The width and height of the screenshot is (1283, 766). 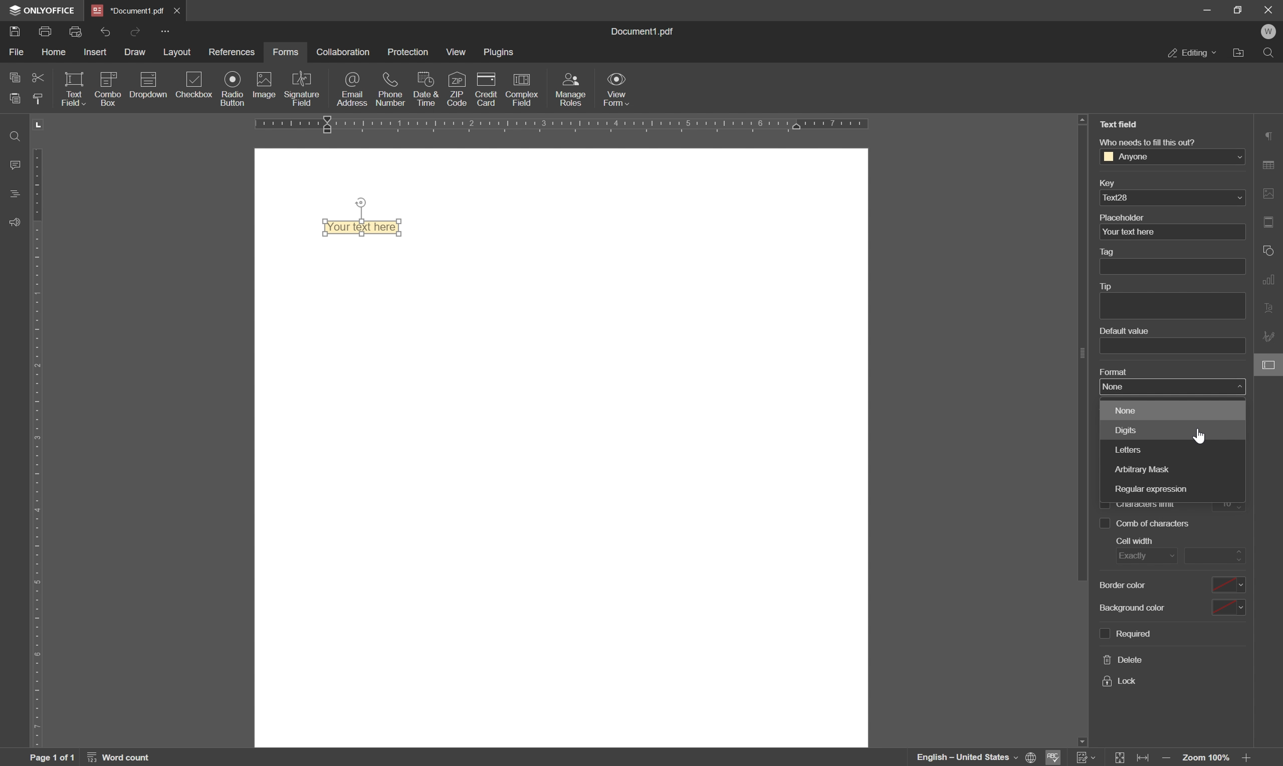 What do you see at coordinates (1145, 524) in the screenshot?
I see `comb of characters` at bounding box center [1145, 524].